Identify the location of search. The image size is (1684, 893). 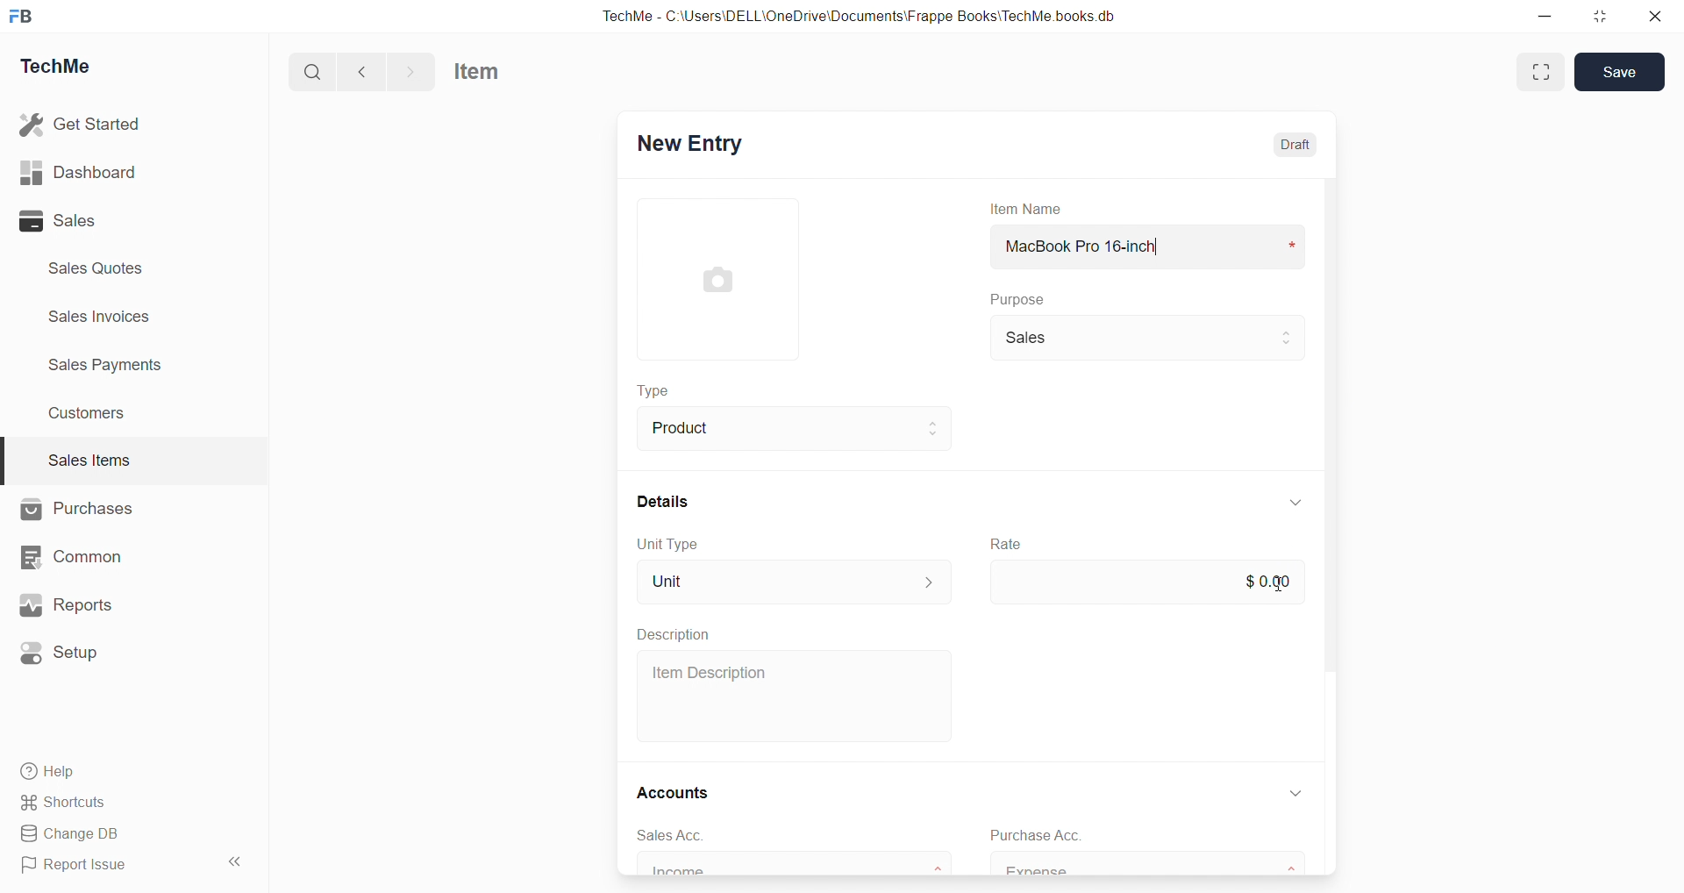
(312, 71).